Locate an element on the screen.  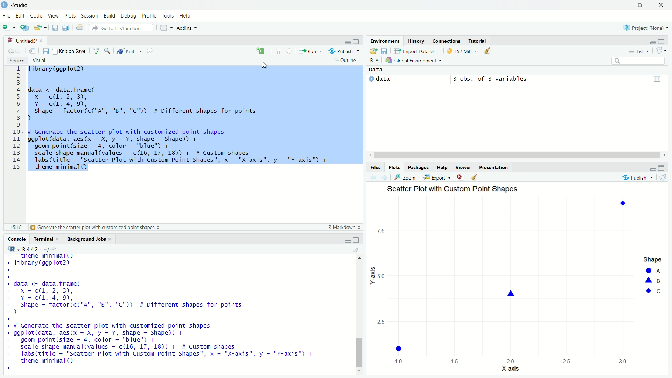
Open recent files is located at coordinates (45, 28).